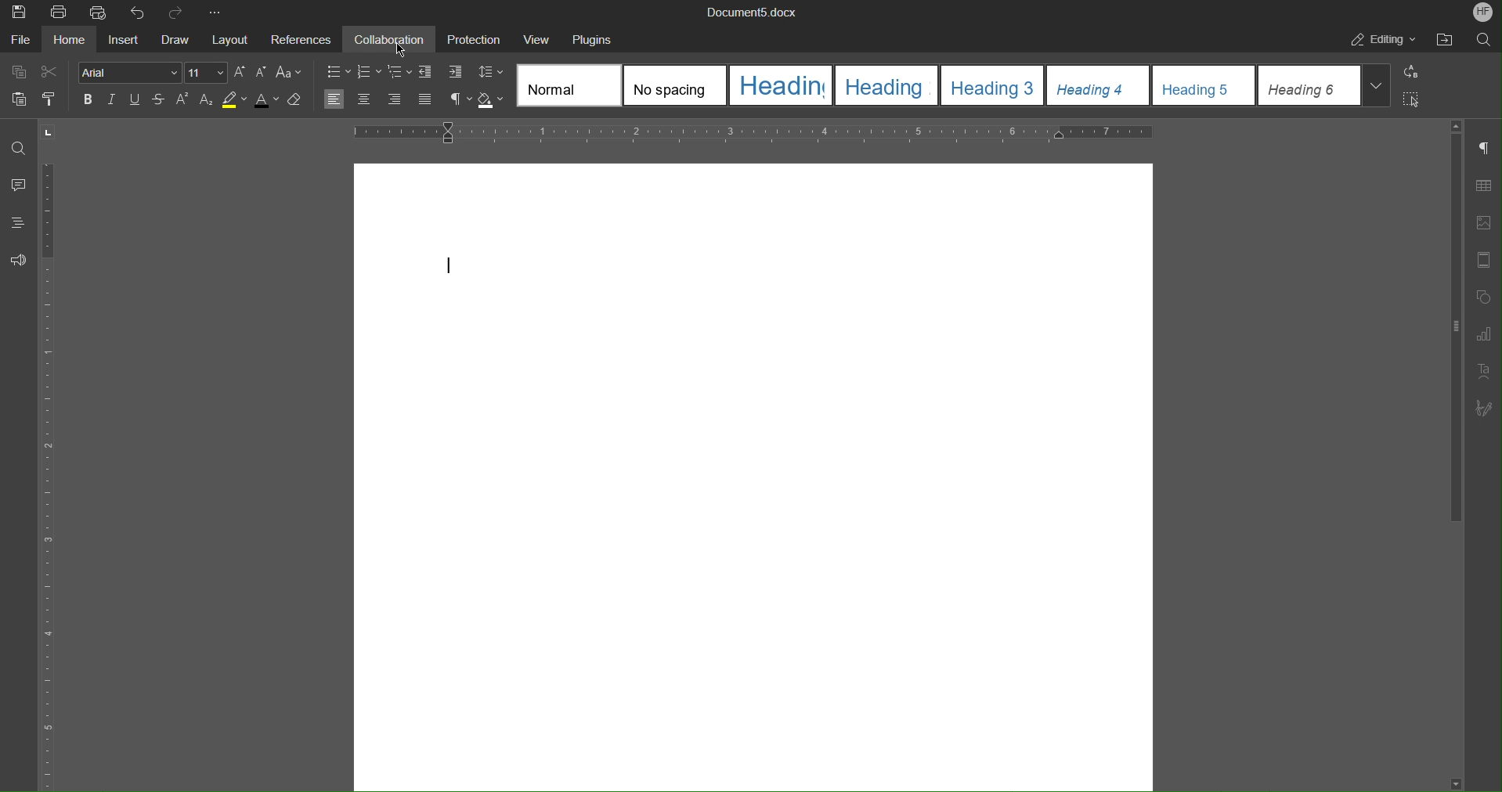  What do you see at coordinates (1482, 265) in the screenshot?
I see `Header/Footer` at bounding box center [1482, 265].